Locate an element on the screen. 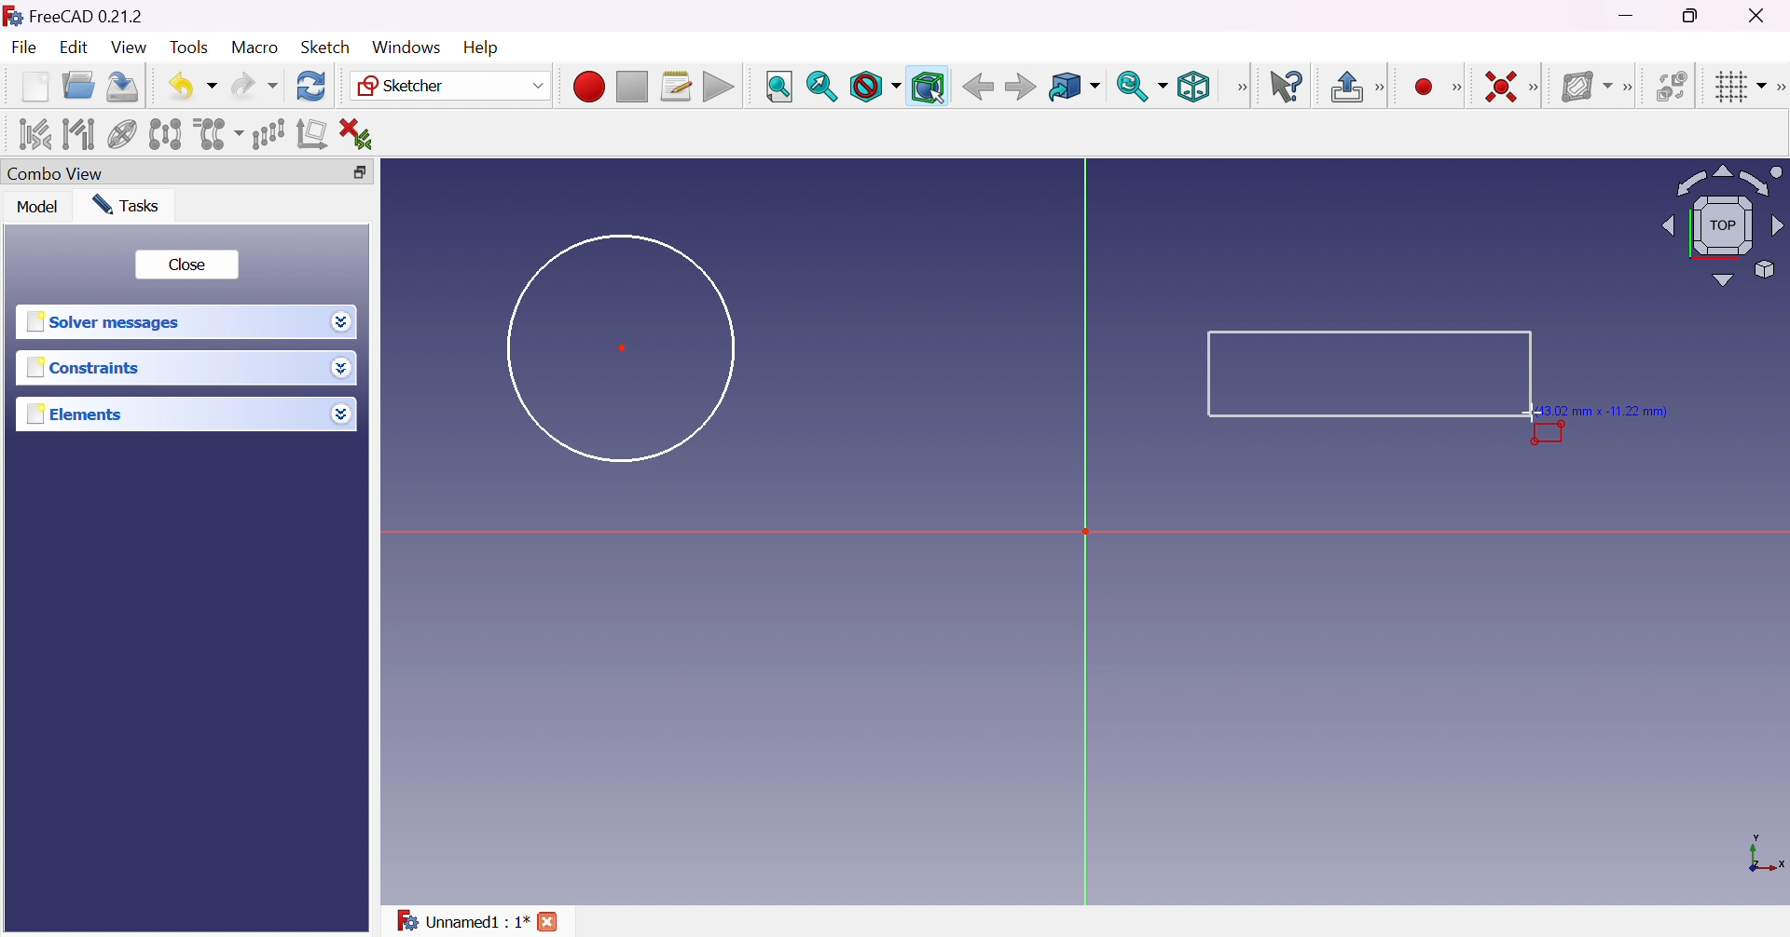 The width and height of the screenshot is (1790, 937). [Sketcher B-spline tools]] is located at coordinates (1632, 88).